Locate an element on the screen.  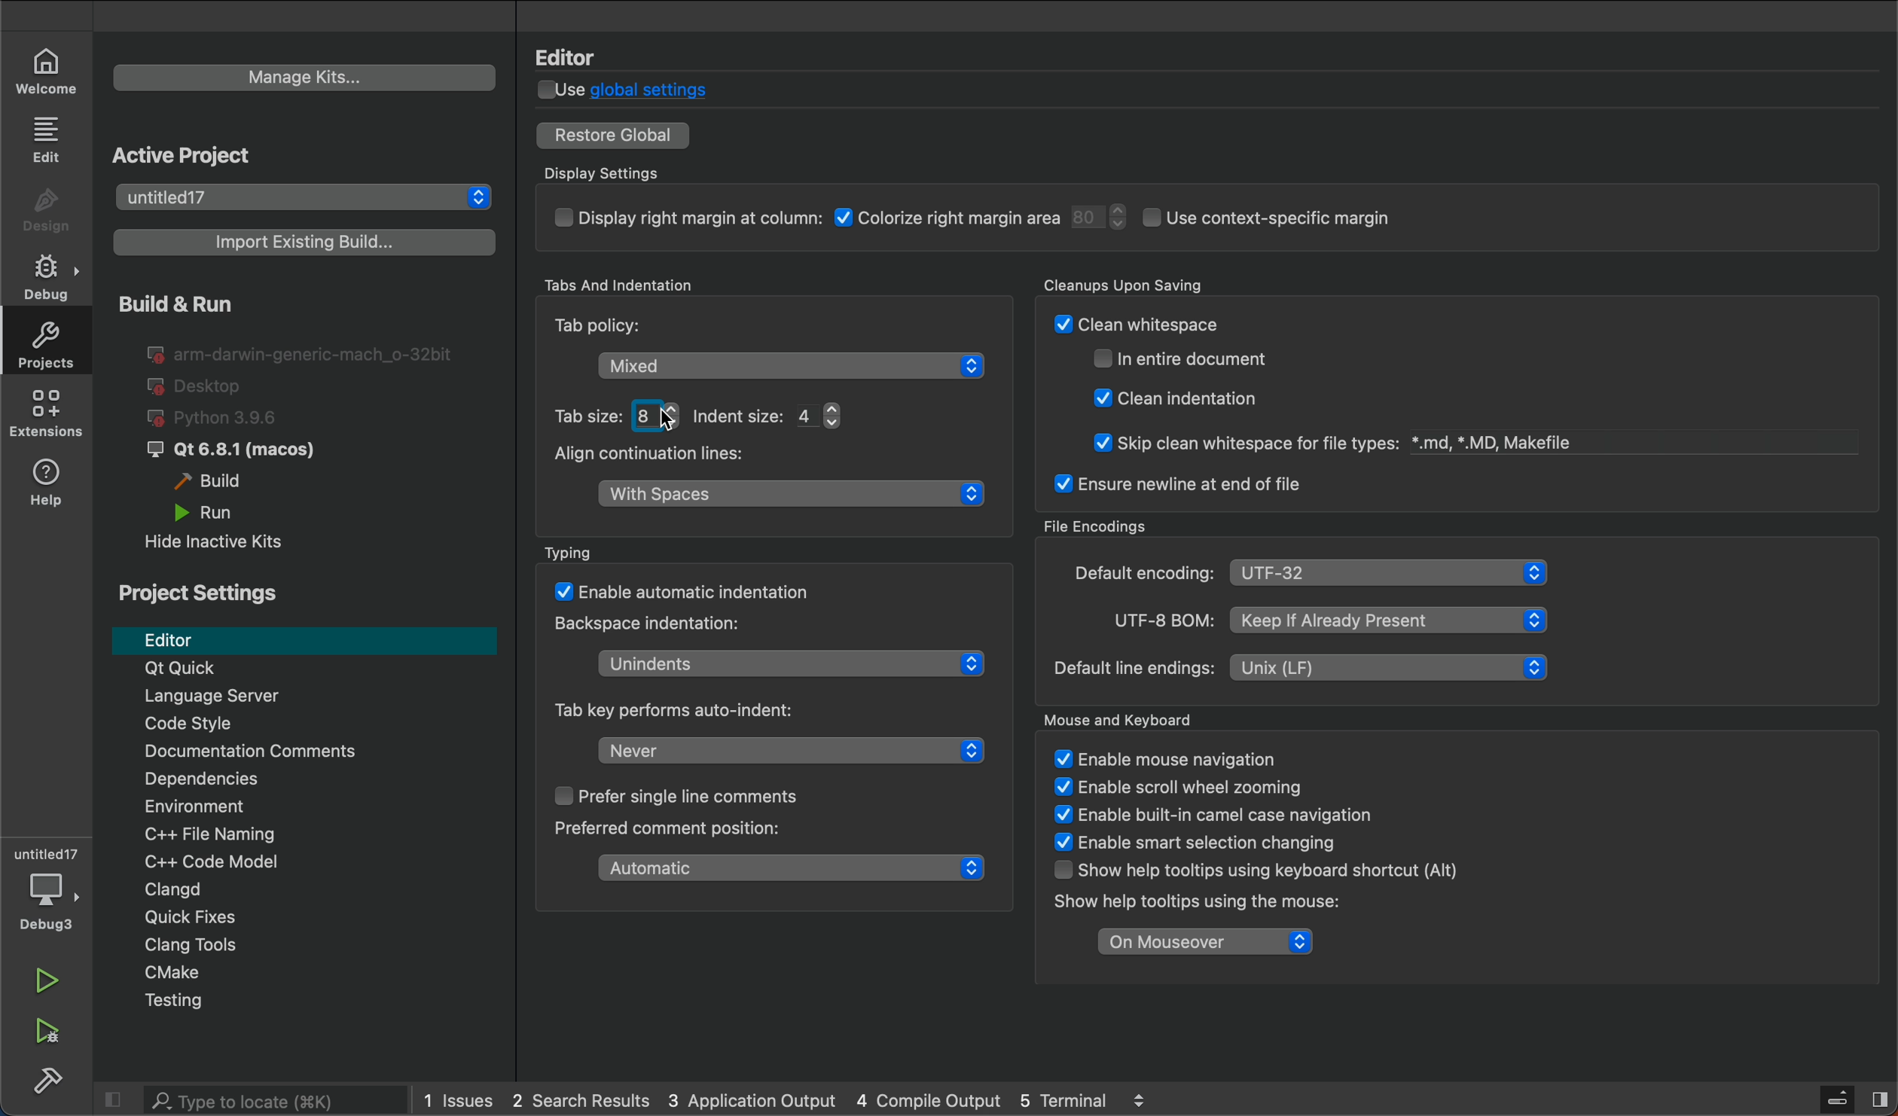
show help tootlips is located at coordinates (1188, 904).